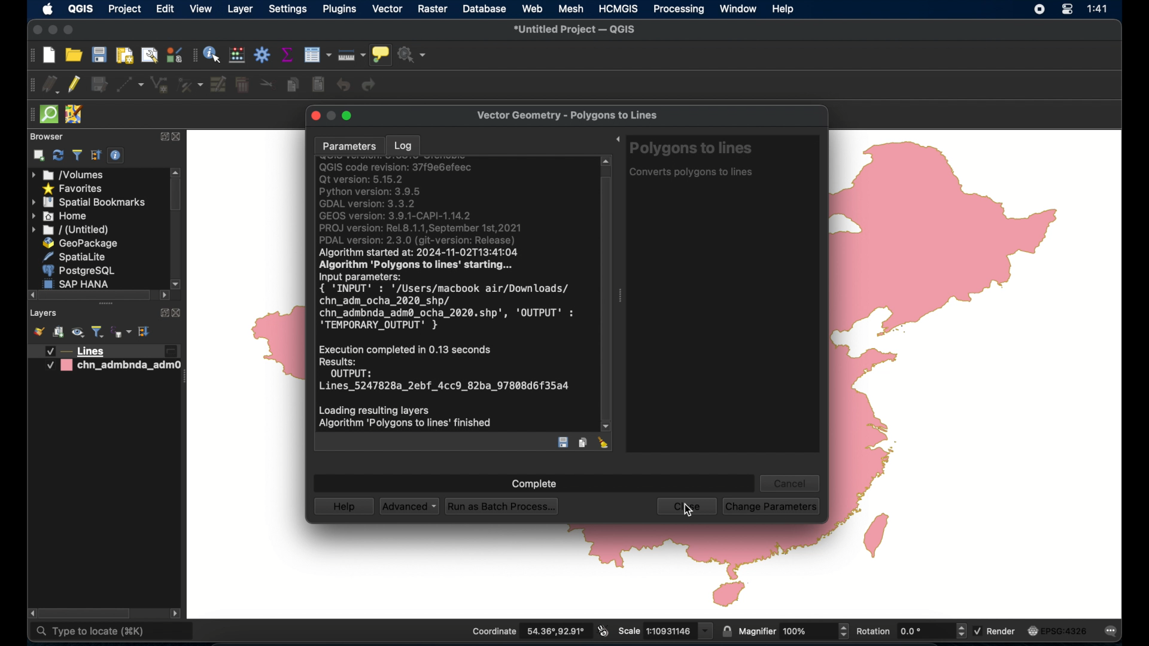  What do you see at coordinates (263, 54) in the screenshot?
I see `toolbox` at bounding box center [263, 54].